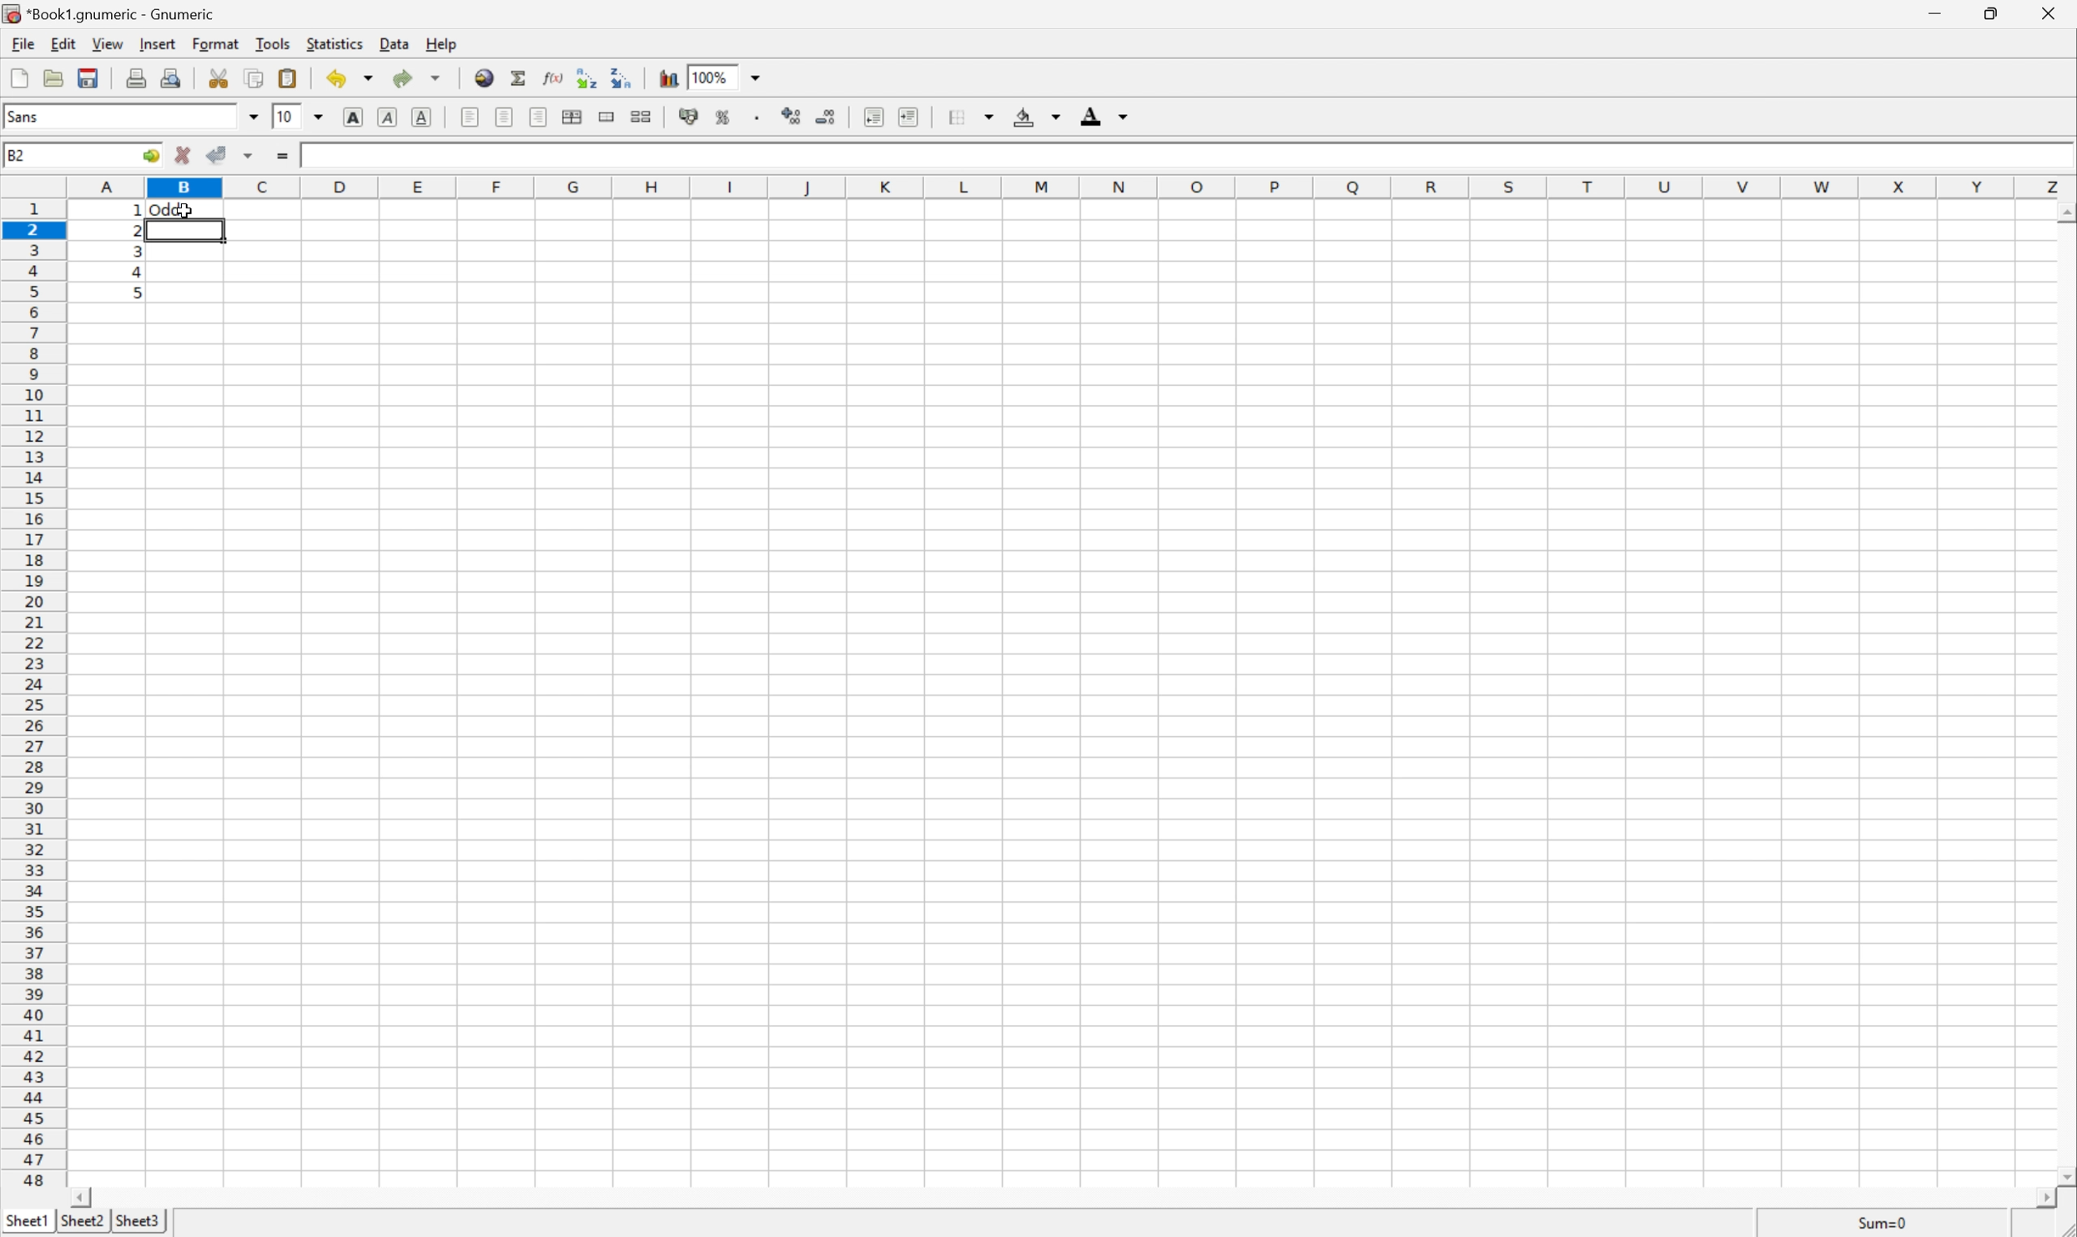 The image size is (2077, 1237). What do you see at coordinates (170, 76) in the screenshot?
I see `Print preview` at bounding box center [170, 76].